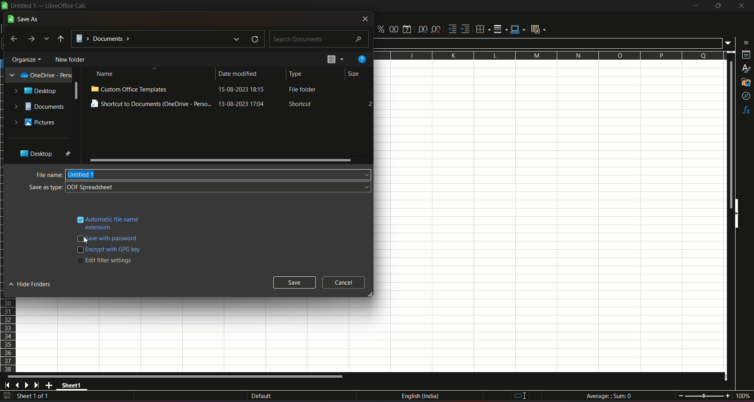 This screenshot has width=754, height=402. What do you see at coordinates (742, 396) in the screenshot?
I see `zoom factor` at bounding box center [742, 396].